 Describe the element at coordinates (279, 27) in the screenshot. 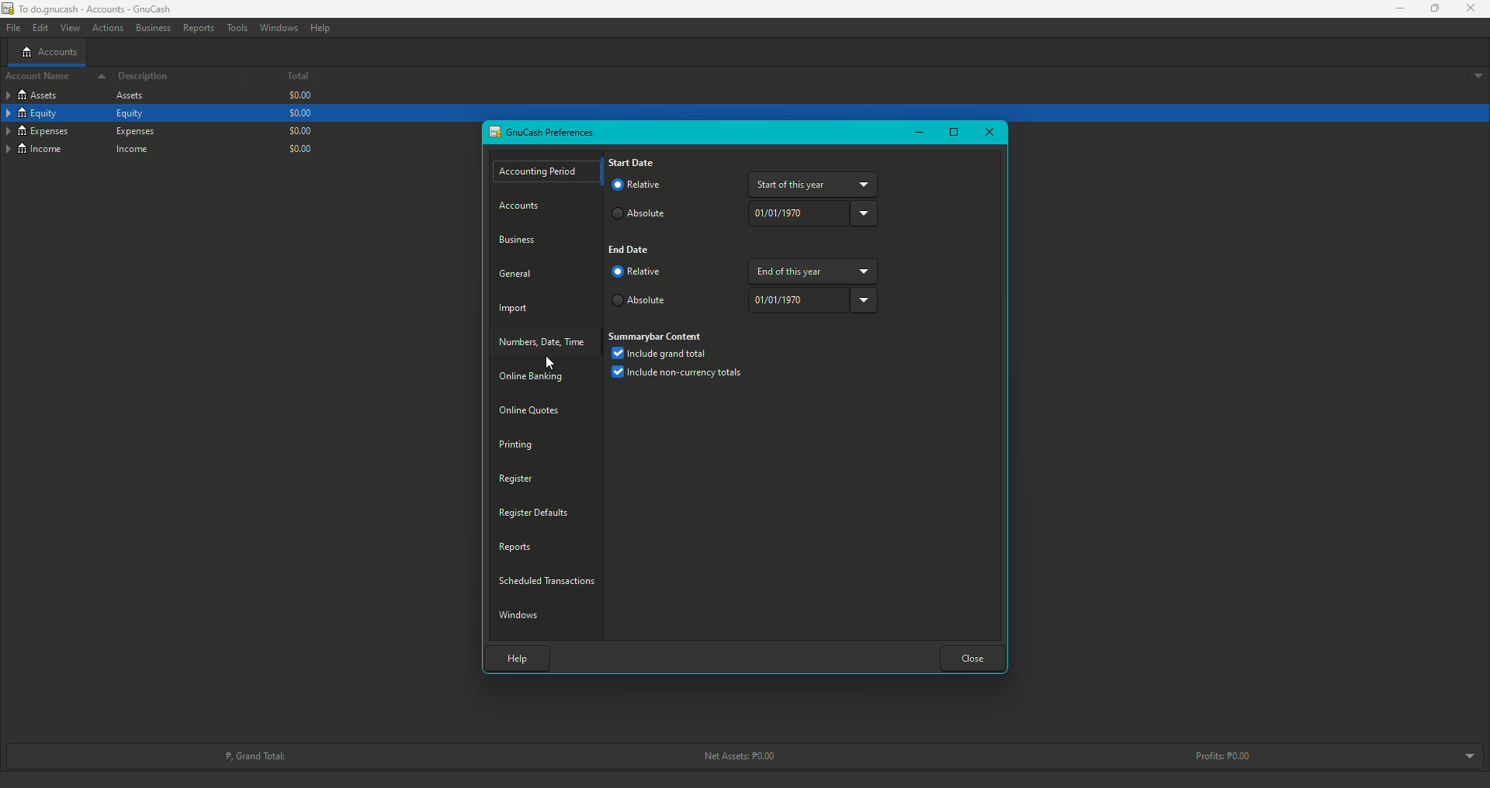

I see `Windows` at that location.